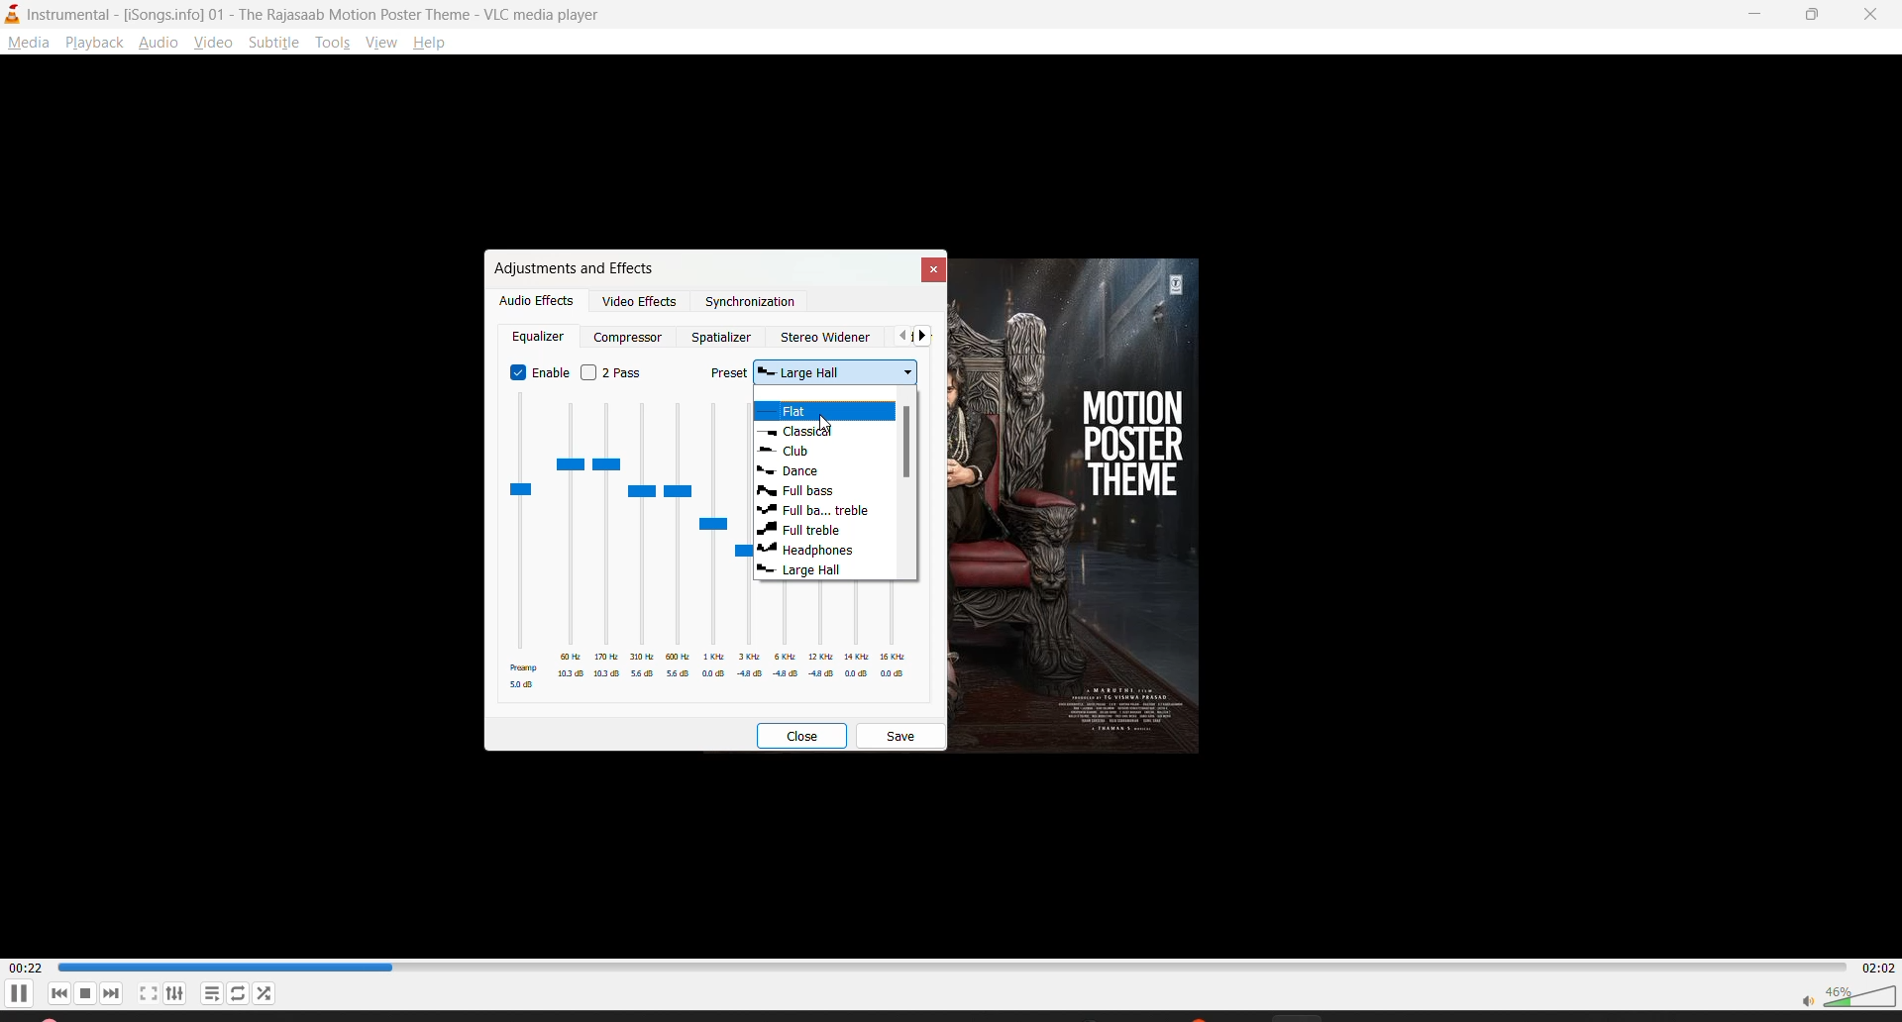 This screenshot has width=1902, height=1022. I want to click on previous, so click(59, 994).